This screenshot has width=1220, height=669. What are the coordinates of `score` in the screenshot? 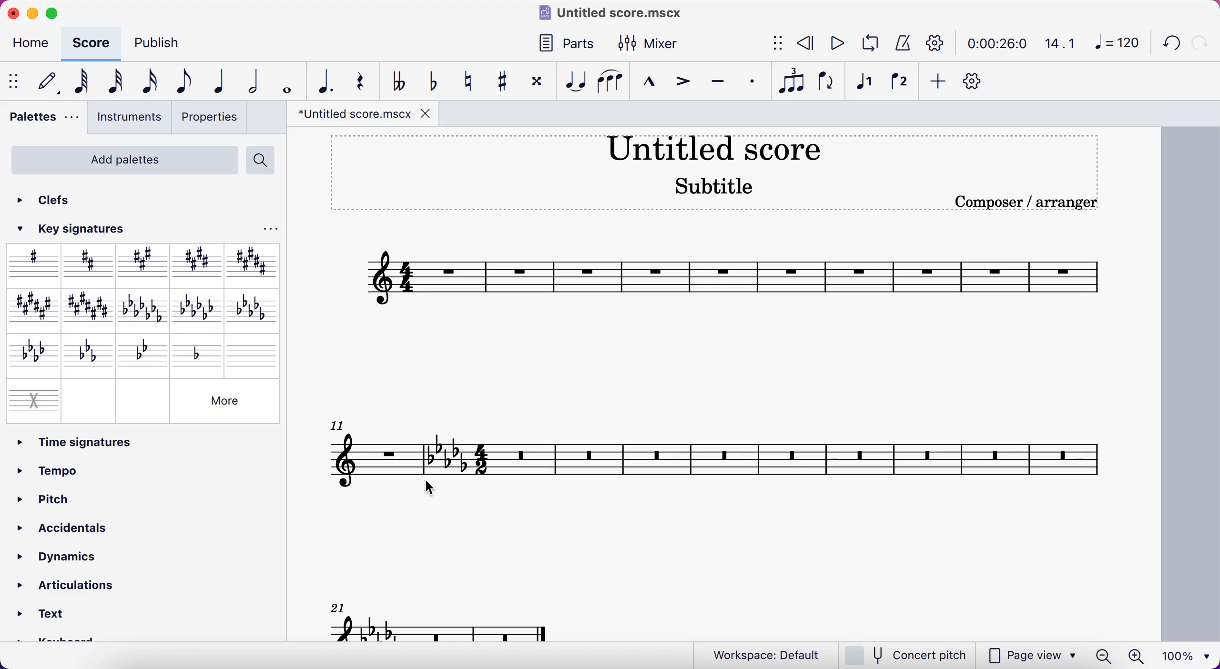 It's located at (93, 43).